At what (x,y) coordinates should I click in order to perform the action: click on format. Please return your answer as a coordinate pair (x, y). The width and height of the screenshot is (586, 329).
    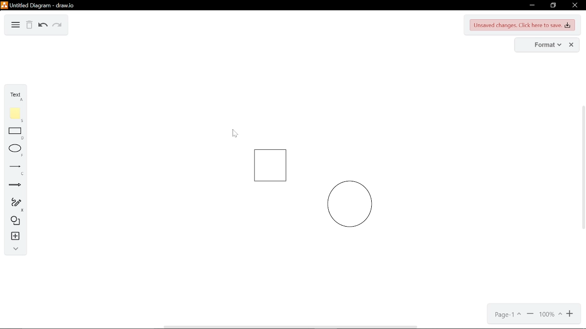
    Looking at the image, I should click on (542, 45).